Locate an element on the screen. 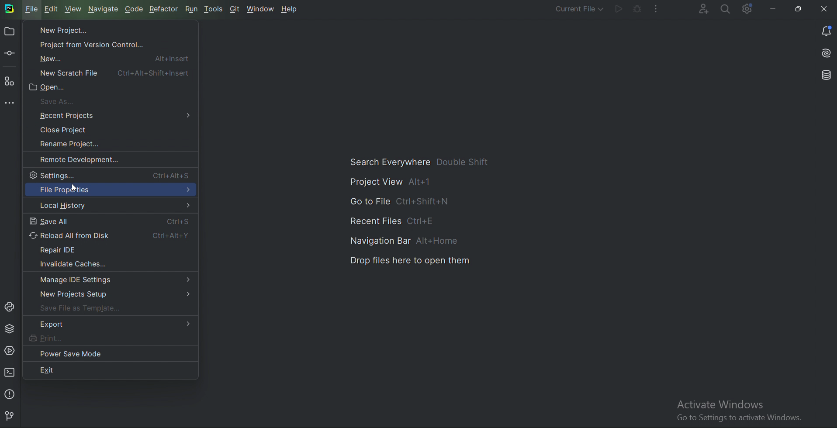 The height and width of the screenshot is (428, 837). Manage IDE settings is located at coordinates (113, 280).